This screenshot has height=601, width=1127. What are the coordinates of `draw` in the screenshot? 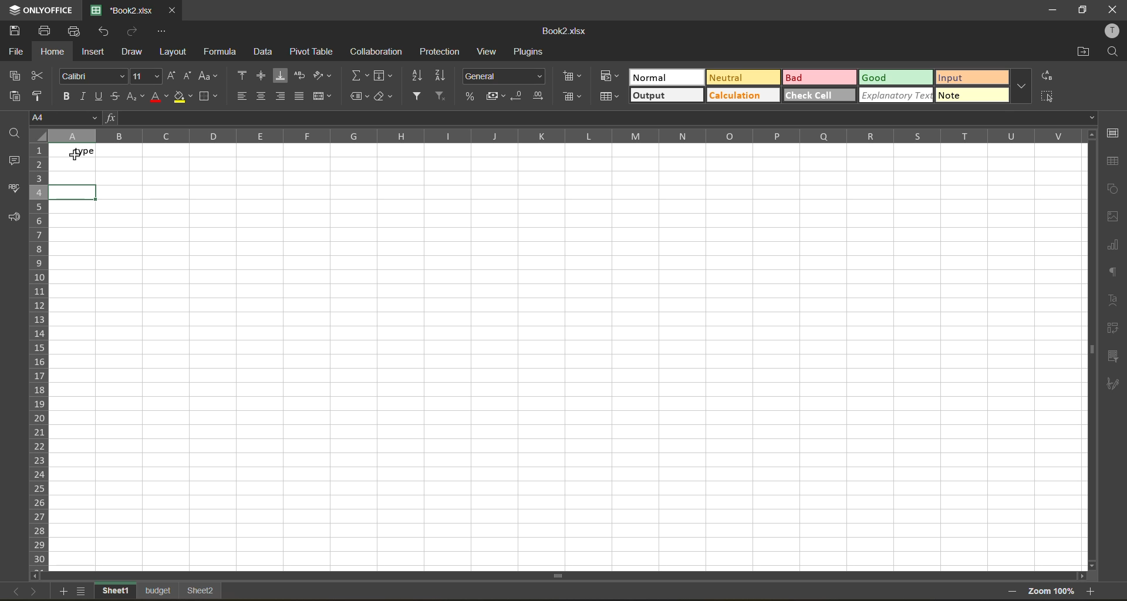 It's located at (130, 52).